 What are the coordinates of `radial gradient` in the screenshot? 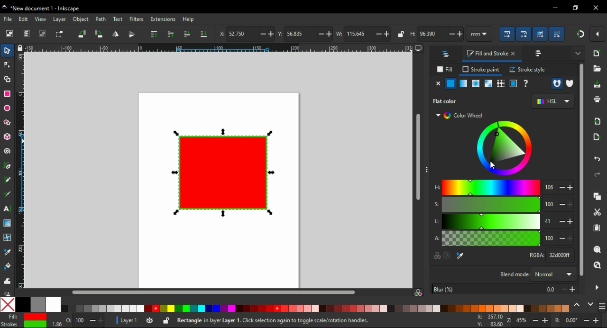 It's located at (476, 83).